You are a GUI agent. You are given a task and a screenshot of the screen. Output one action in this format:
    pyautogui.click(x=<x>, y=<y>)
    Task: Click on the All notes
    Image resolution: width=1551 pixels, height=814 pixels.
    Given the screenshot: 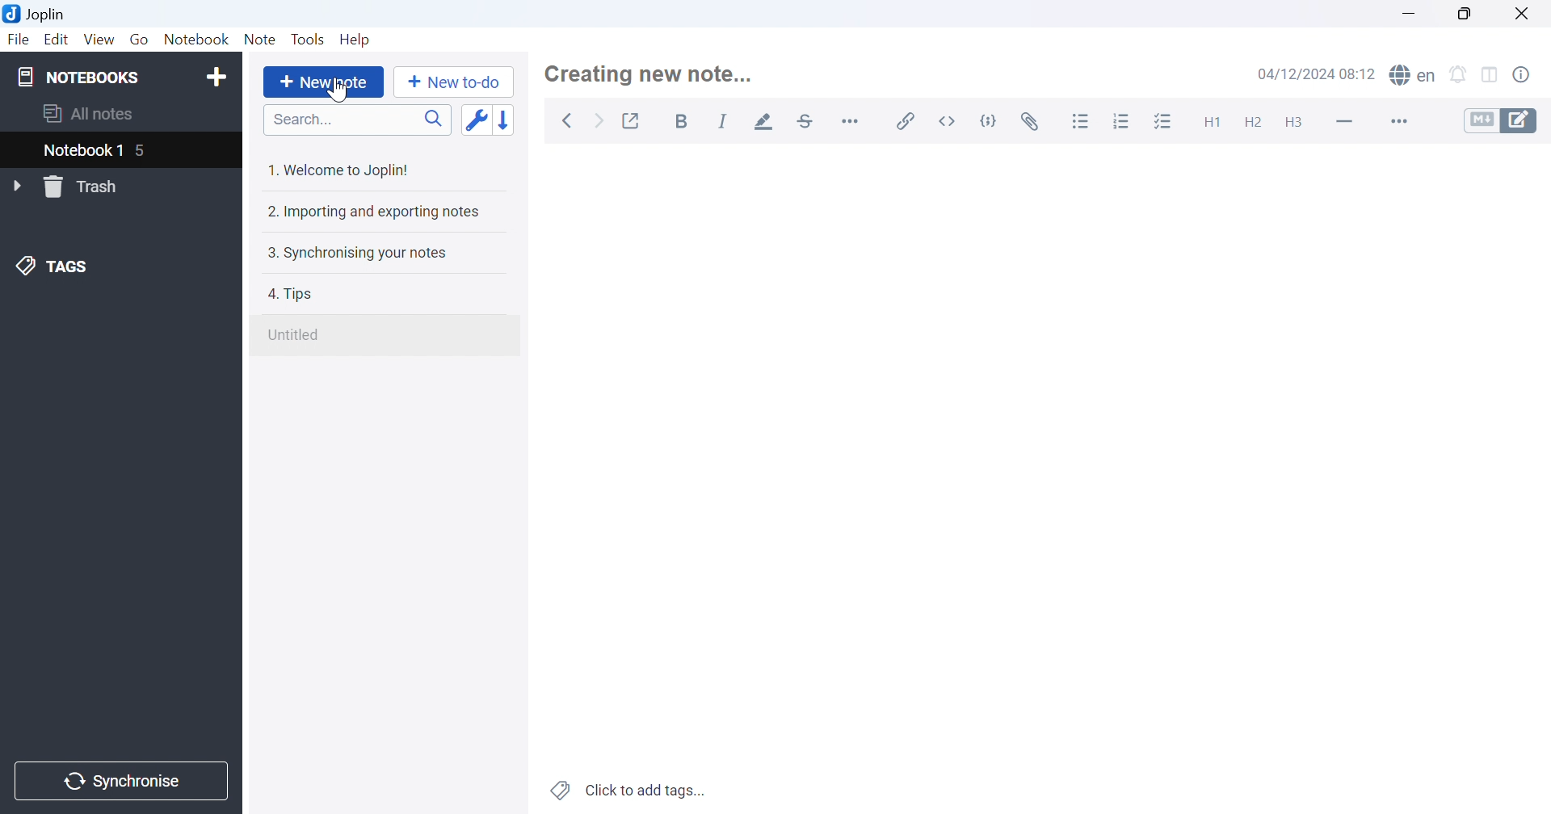 What is the action you would take?
    pyautogui.click(x=93, y=113)
    